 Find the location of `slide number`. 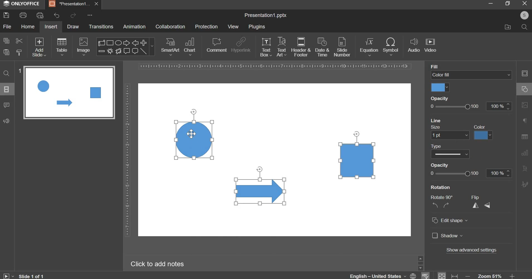

slide number is located at coordinates (20, 69).